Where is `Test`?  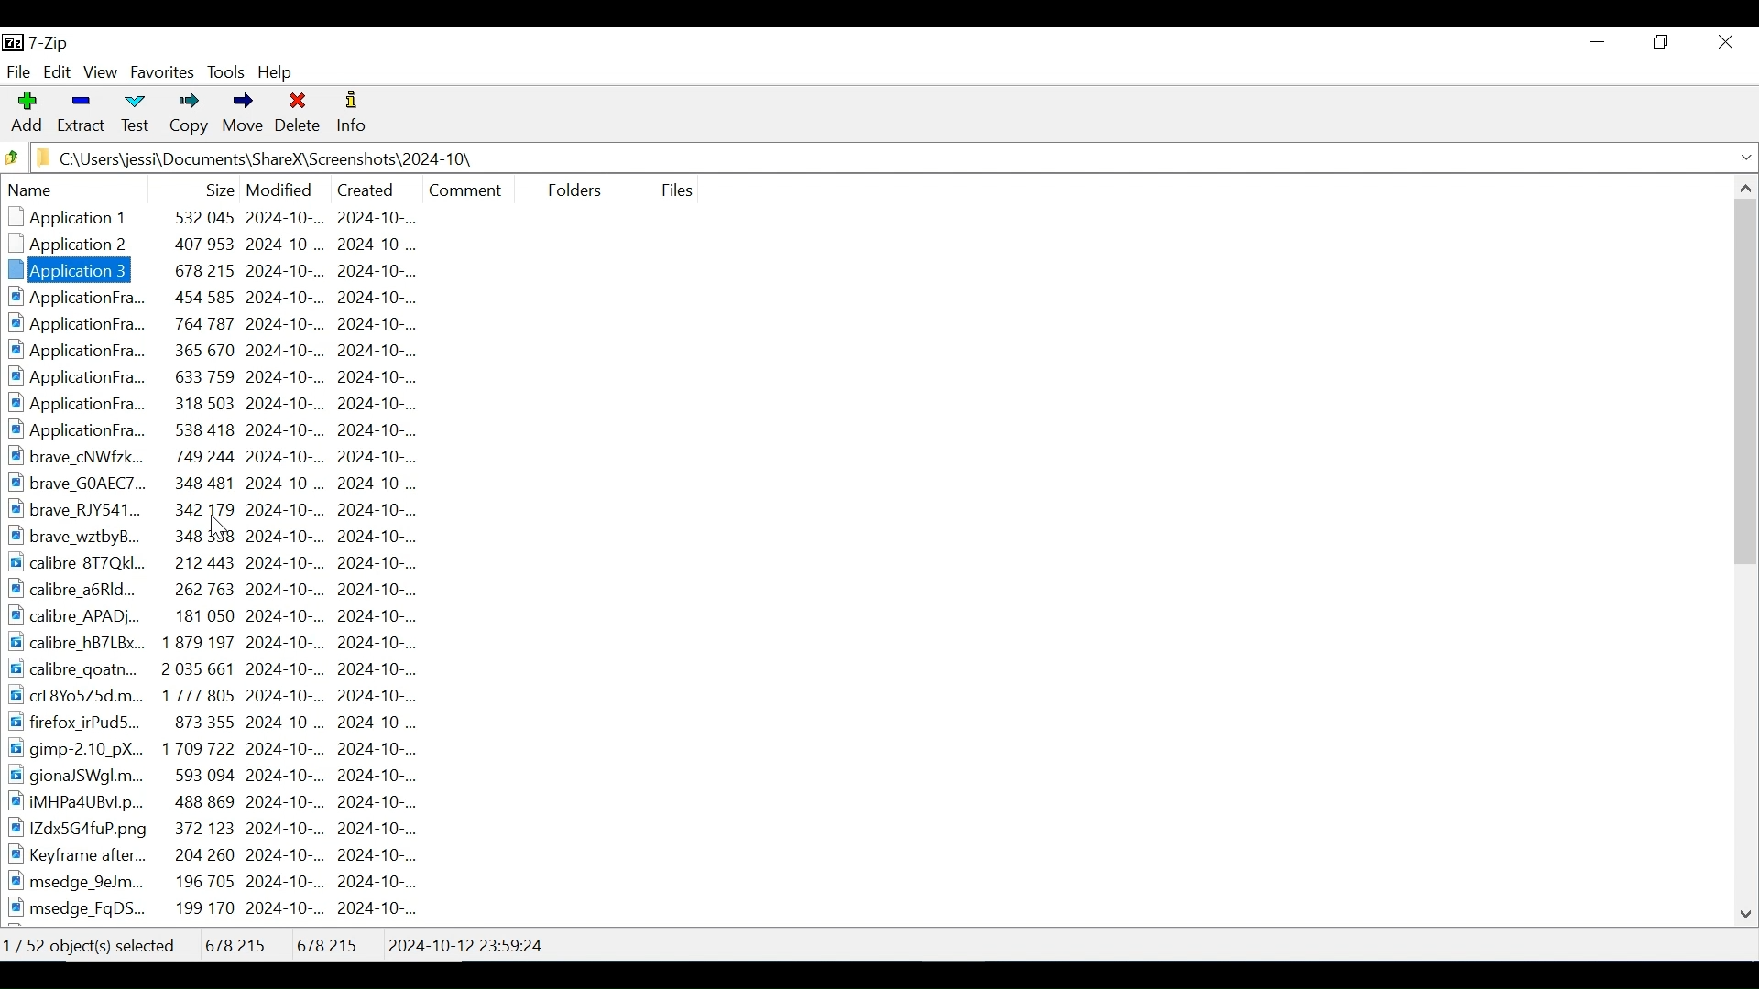
Test is located at coordinates (133, 115).